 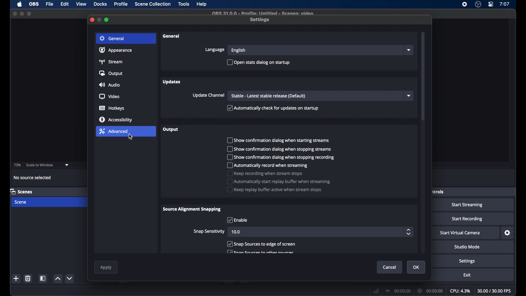 What do you see at coordinates (110, 62) in the screenshot?
I see `stream` at bounding box center [110, 62].